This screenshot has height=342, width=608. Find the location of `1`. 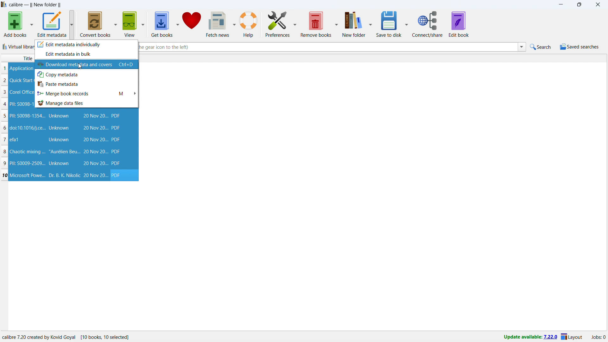

1 is located at coordinates (4, 68).